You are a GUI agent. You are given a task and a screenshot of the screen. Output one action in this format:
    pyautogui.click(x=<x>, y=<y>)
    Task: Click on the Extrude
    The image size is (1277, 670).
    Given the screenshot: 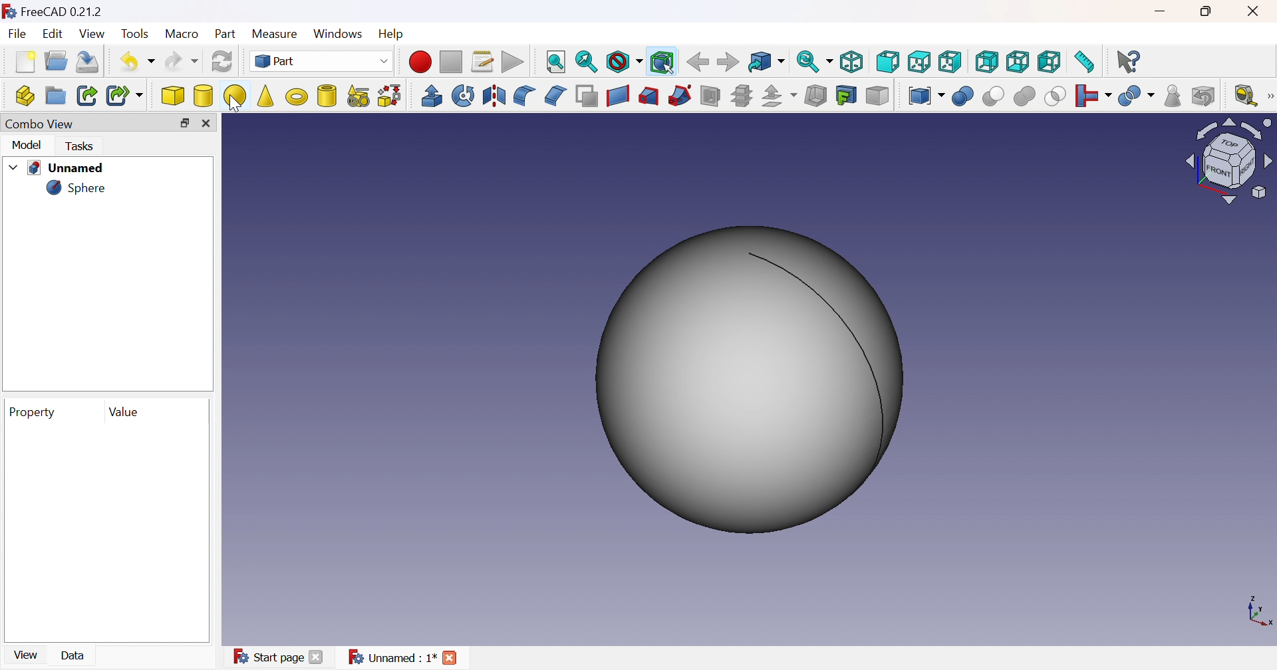 What is the action you would take?
    pyautogui.click(x=431, y=95)
    